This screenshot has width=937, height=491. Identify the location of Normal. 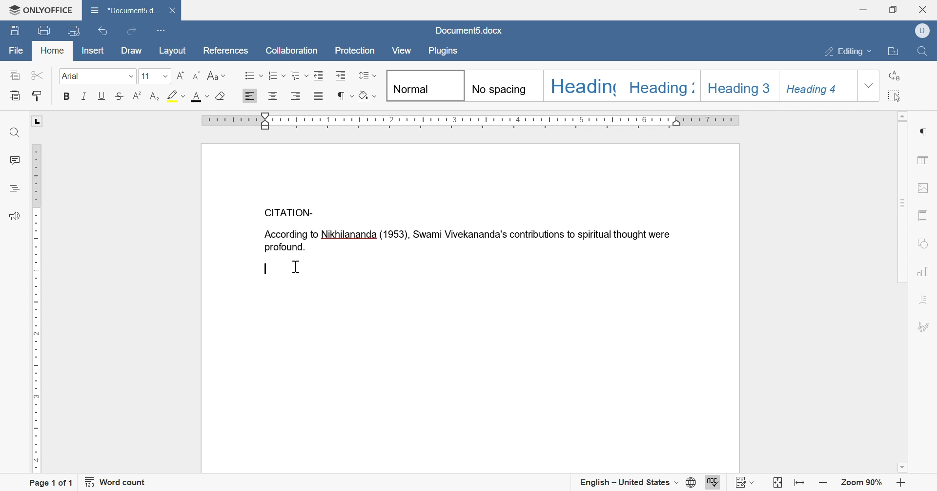
(425, 86).